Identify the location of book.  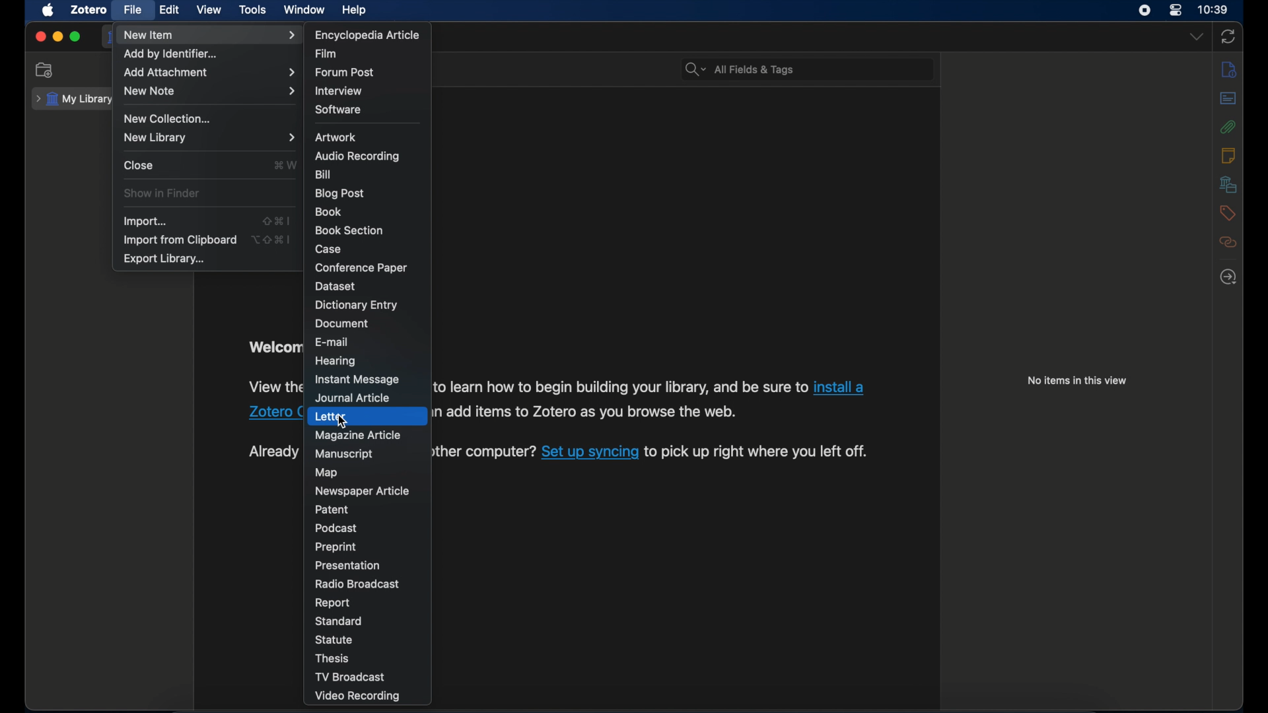
(330, 211).